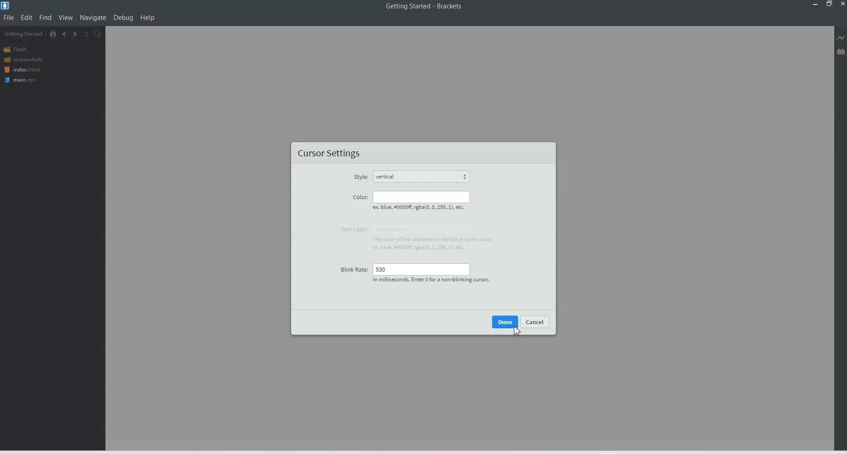  What do you see at coordinates (360, 197) in the screenshot?
I see `Colour` at bounding box center [360, 197].